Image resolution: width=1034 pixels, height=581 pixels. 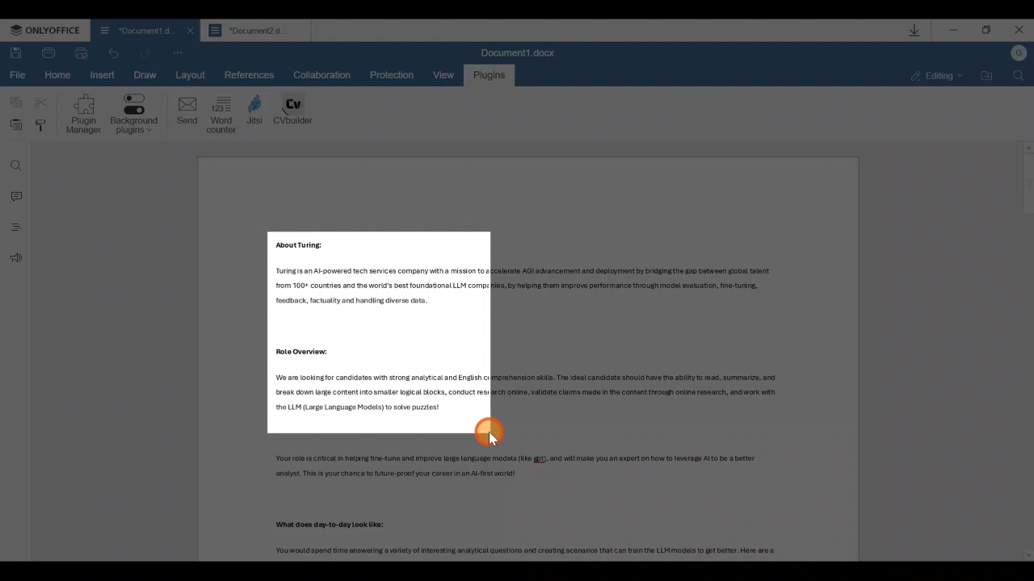 What do you see at coordinates (397, 75) in the screenshot?
I see `Protection` at bounding box center [397, 75].